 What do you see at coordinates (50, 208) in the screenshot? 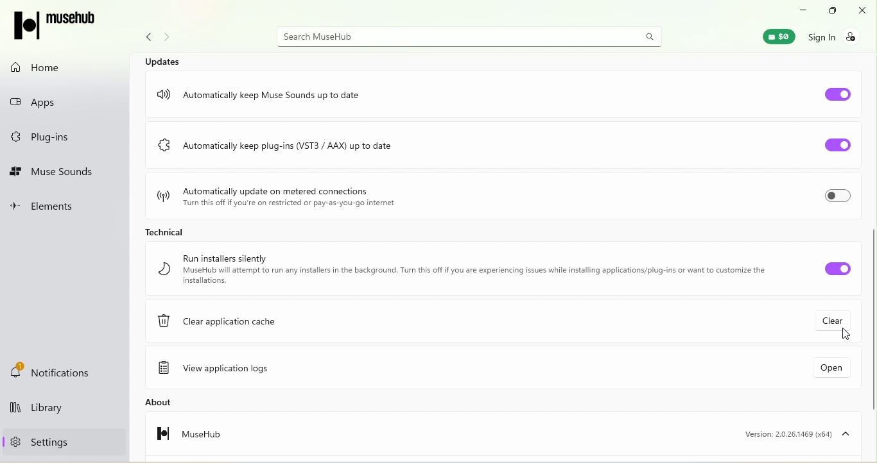
I see `Elements` at bounding box center [50, 208].